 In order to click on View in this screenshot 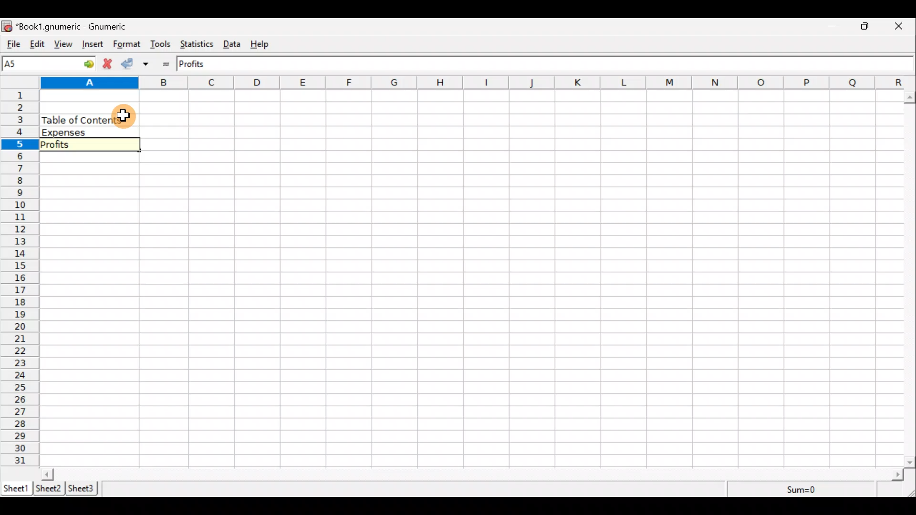, I will do `click(66, 44)`.